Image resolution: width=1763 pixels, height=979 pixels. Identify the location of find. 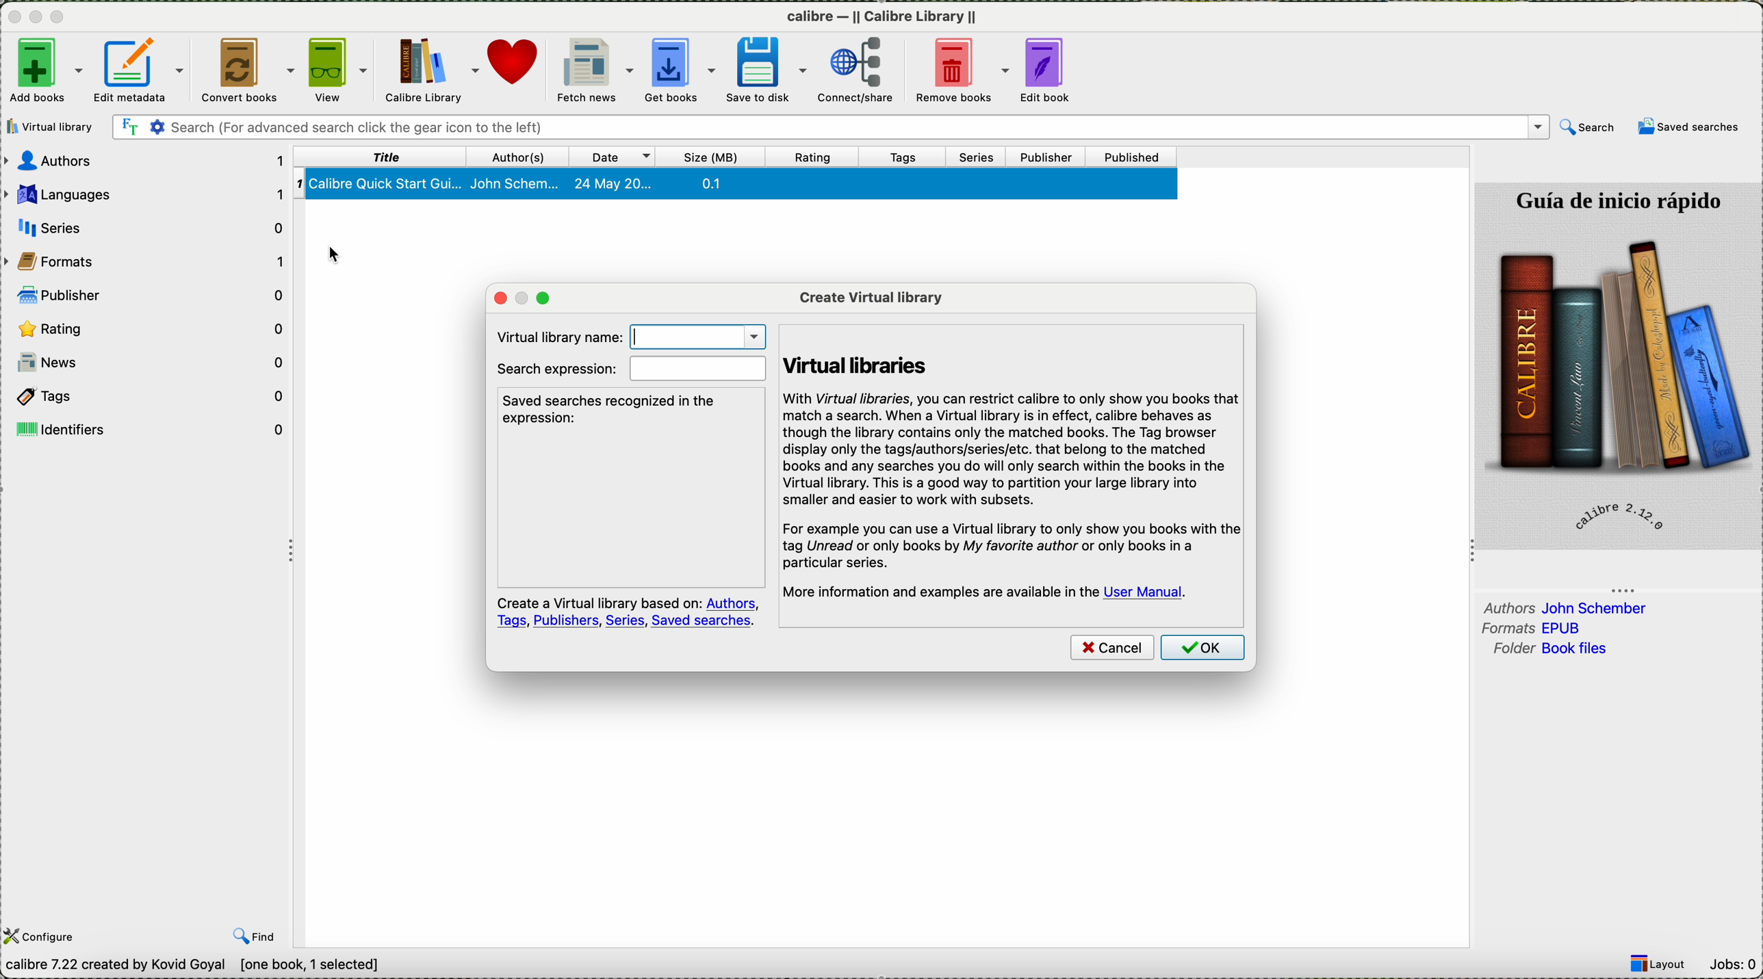
(257, 937).